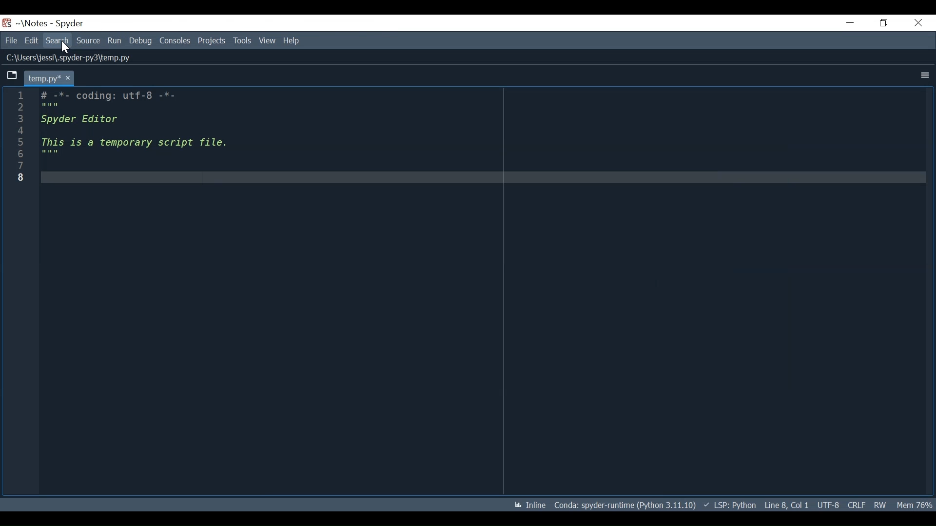  Describe the element at coordinates (63, 58) in the screenshot. I see `File Path` at that location.